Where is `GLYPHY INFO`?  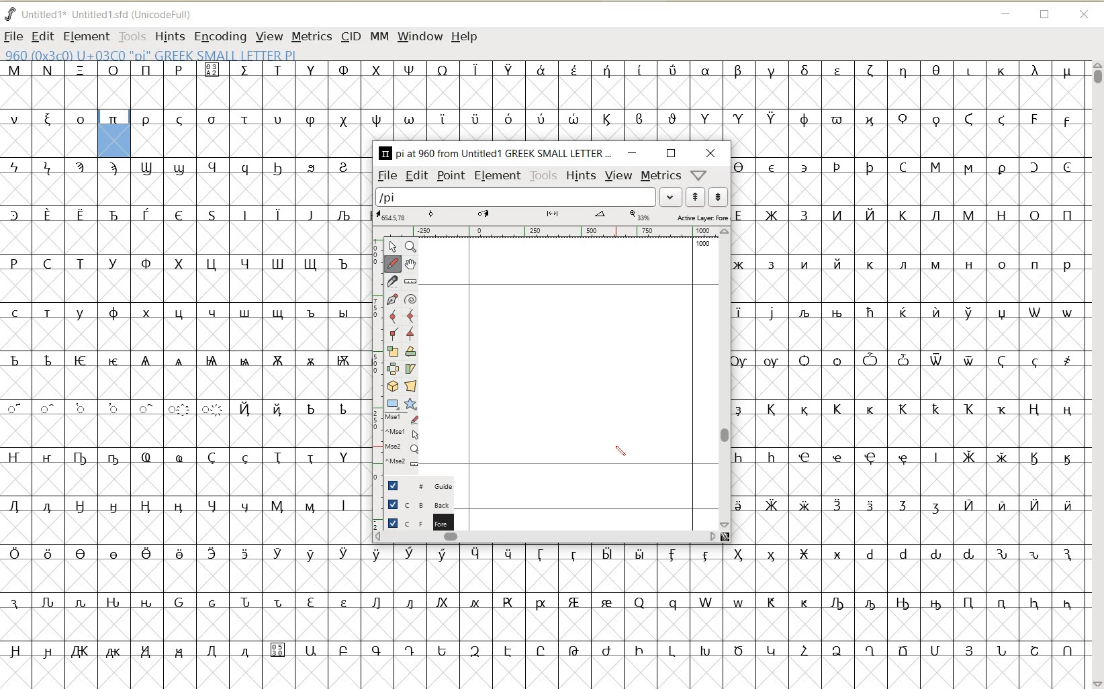
GLYPHY INFO is located at coordinates (150, 54).